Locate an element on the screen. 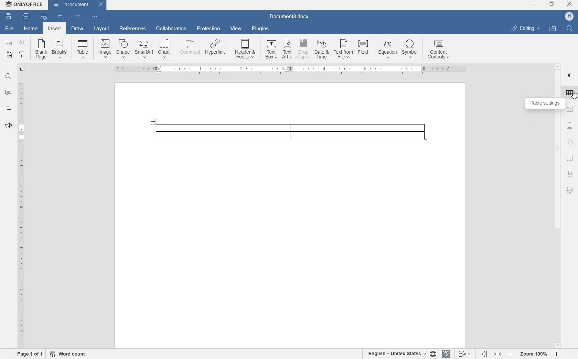 The width and height of the screenshot is (578, 359). Blank Page is located at coordinates (41, 50).